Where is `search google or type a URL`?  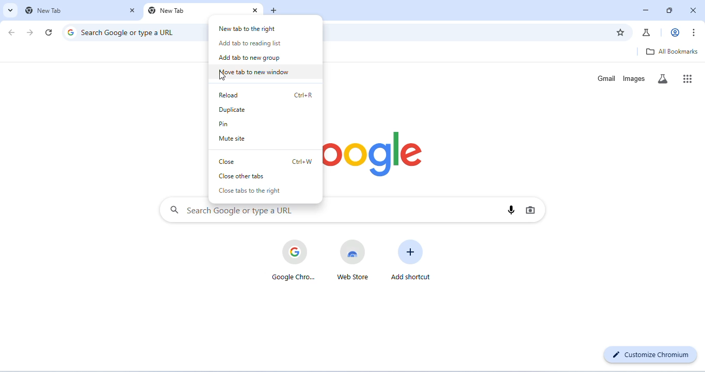 search google or type a URL is located at coordinates (231, 212).